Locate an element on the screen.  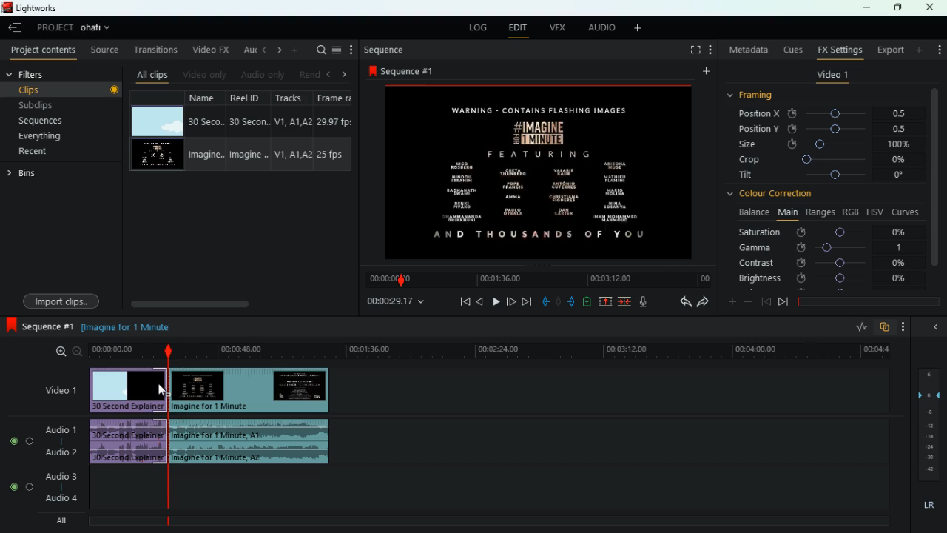
everything is located at coordinates (53, 136).